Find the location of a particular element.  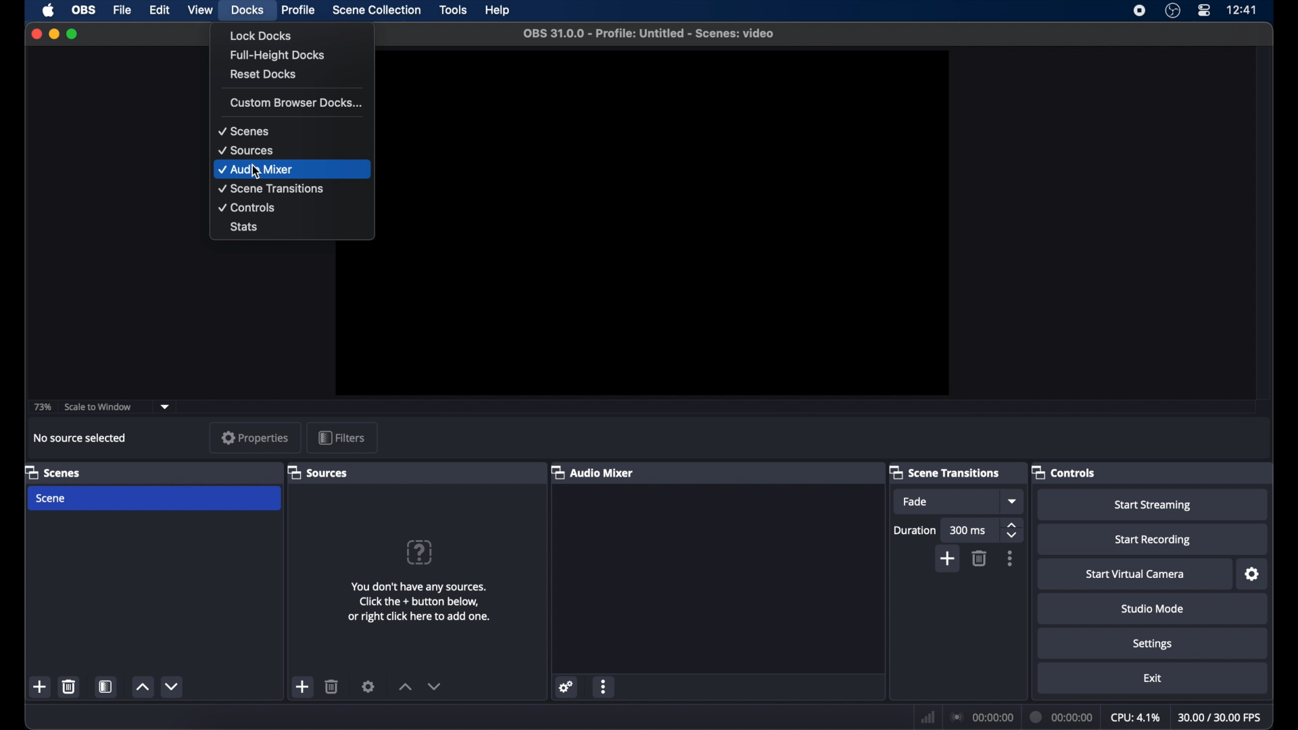

300 ms is located at coordinates (969, 531).